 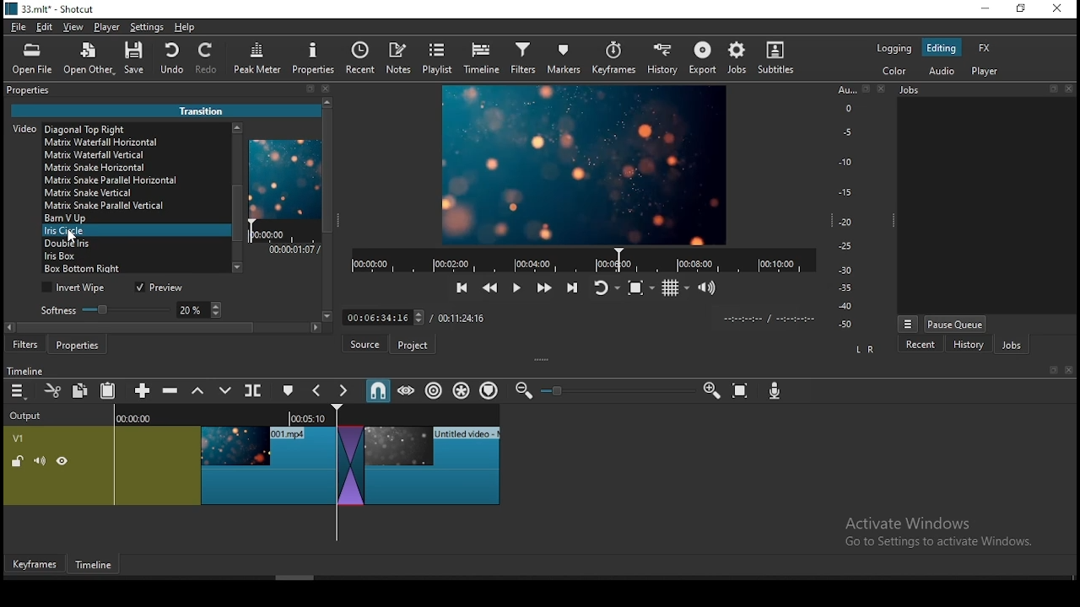 I want to click on next marker, so click(x=344, y=391).